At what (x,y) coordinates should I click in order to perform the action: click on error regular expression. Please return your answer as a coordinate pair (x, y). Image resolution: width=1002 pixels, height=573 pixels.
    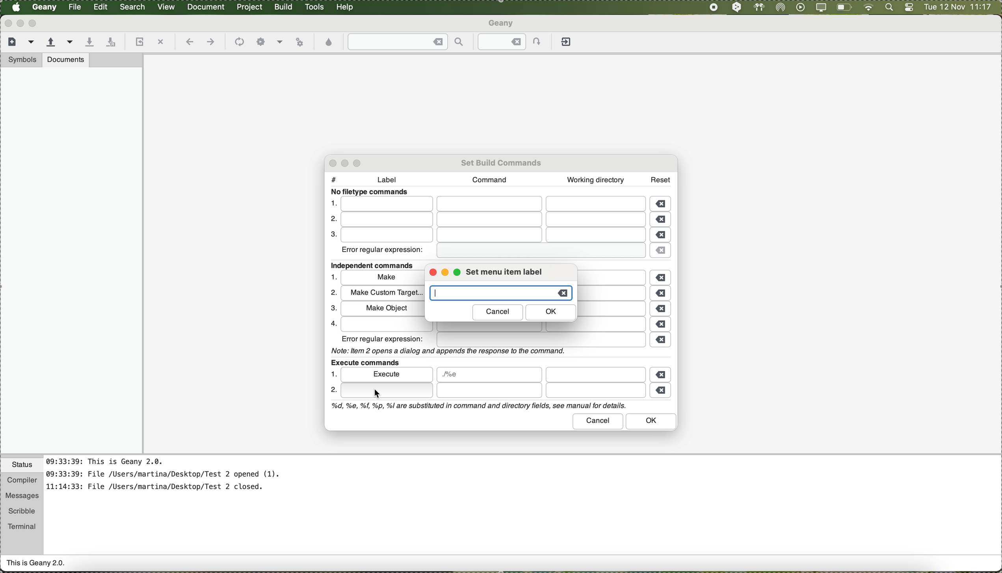
    Looking at the image, I should click on (383, 251).